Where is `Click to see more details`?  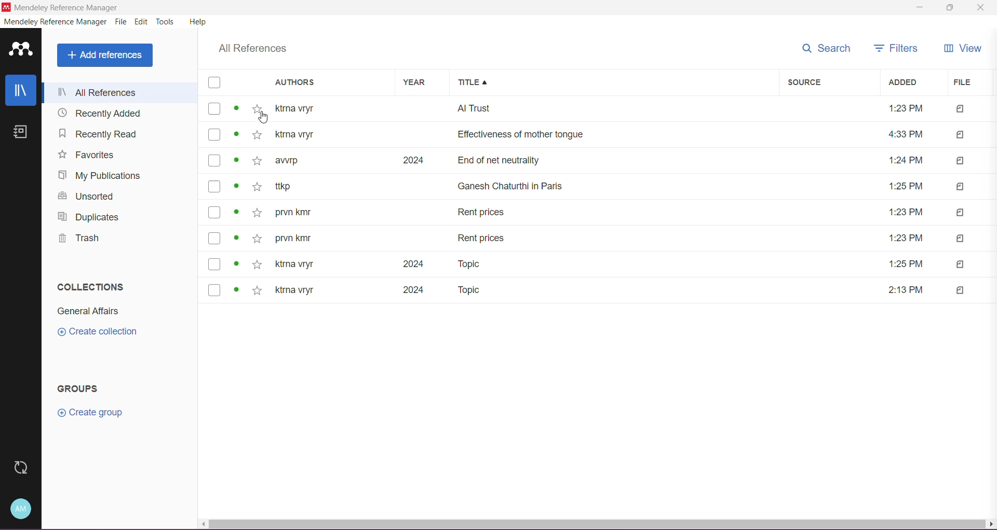 Click to see more details is located at coordinates (236, 160).